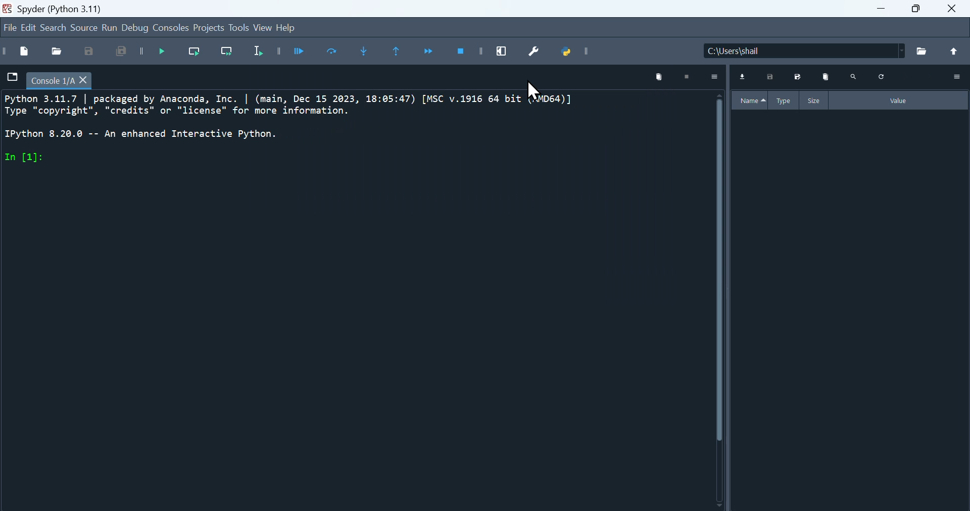 The width and height of the screenshot is (970, 511). I want to click on stop, so click(691, 76).